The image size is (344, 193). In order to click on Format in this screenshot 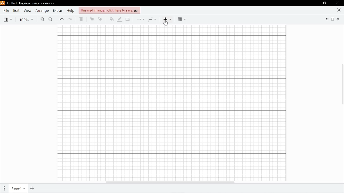, I will do `click(333, 20)`.